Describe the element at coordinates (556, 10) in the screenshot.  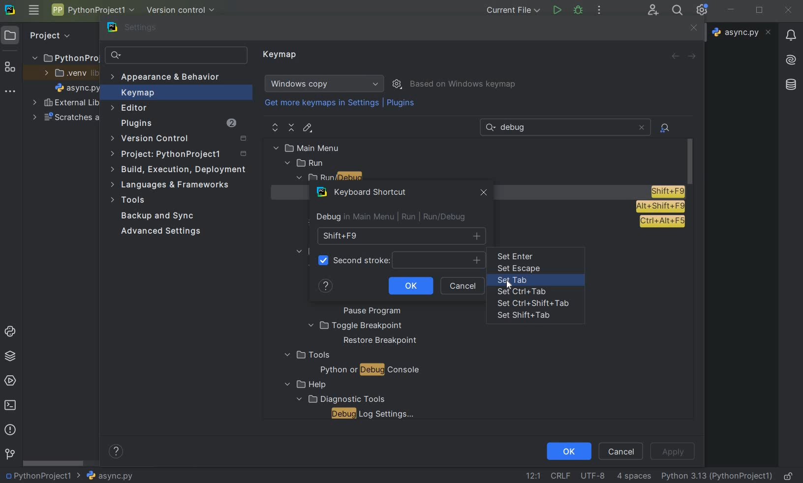
I see `run` at that location.